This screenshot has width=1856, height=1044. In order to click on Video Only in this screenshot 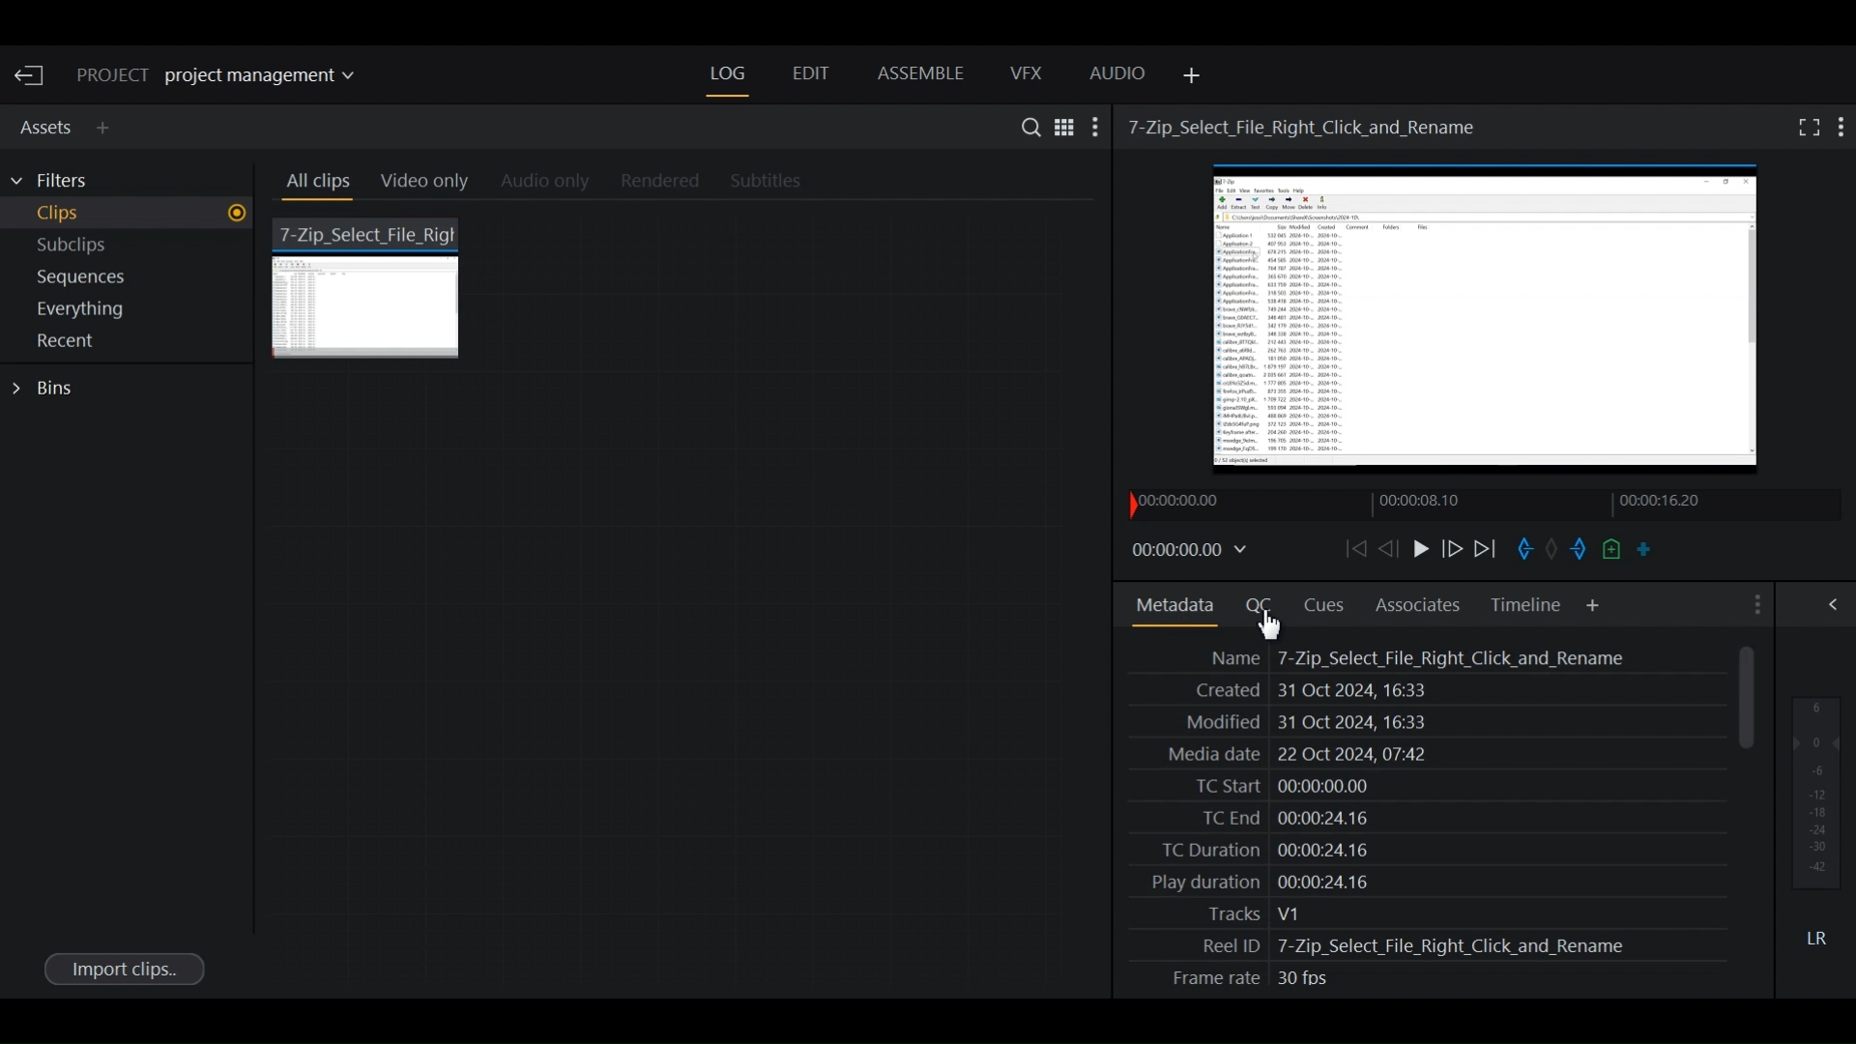, I will do `click(433, 185)`.